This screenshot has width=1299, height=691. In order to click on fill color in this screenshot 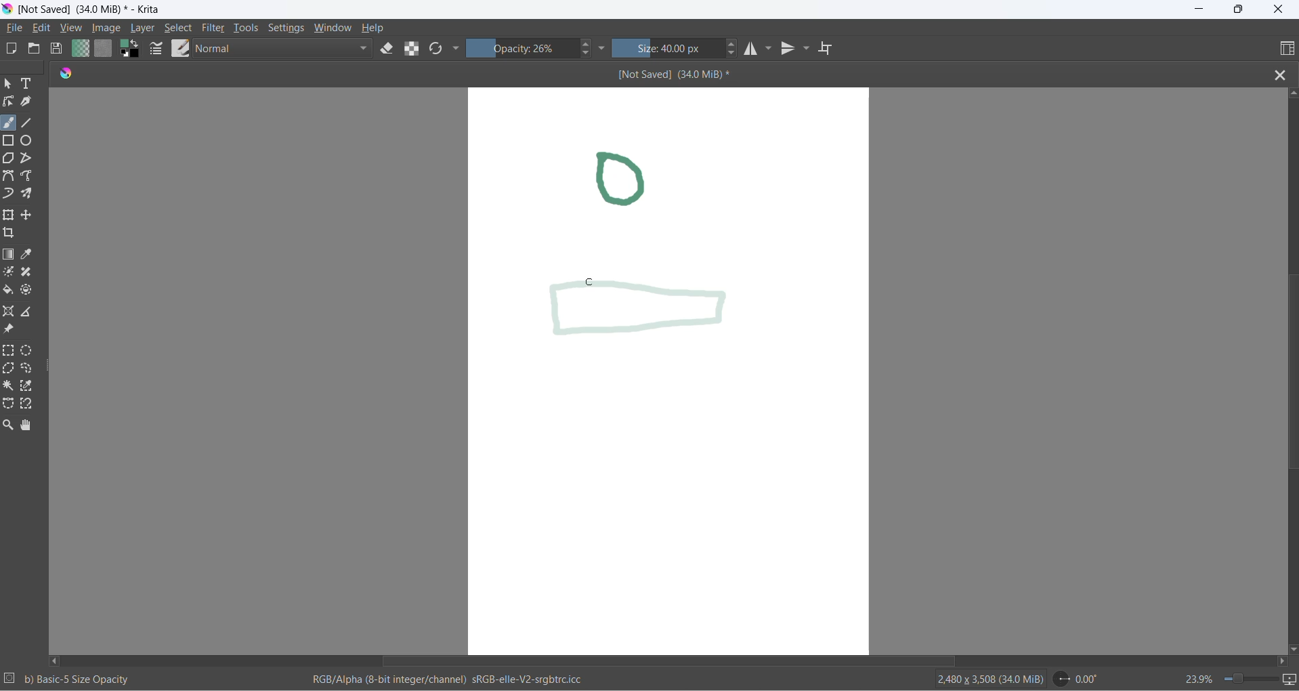, I will do `click(10, 292)`.